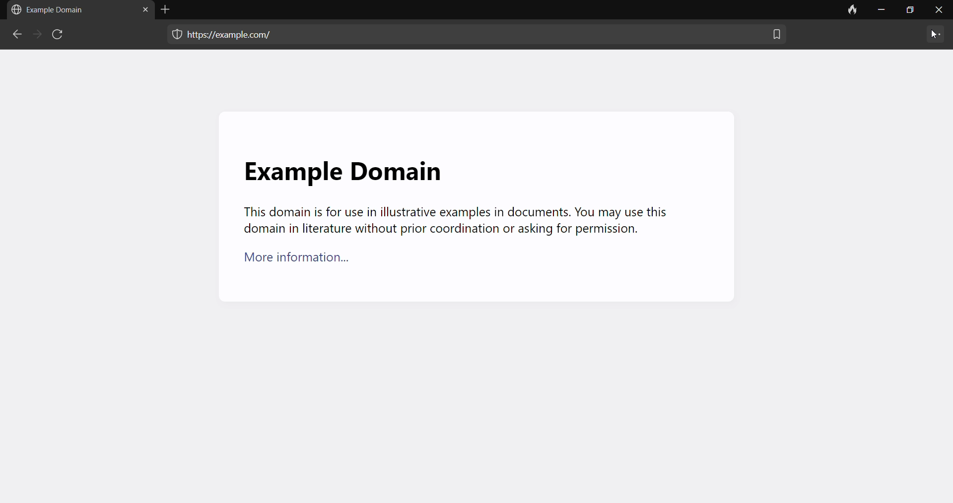  Describe the element at coordinates (303, 261) in the screenshot. I see `More information...` at that location.